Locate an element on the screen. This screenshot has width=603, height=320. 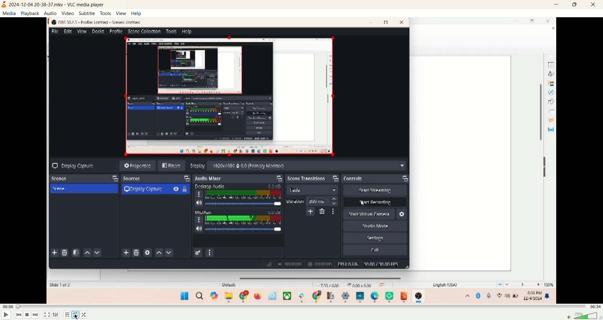
next track is located at coordinates (35, 315).